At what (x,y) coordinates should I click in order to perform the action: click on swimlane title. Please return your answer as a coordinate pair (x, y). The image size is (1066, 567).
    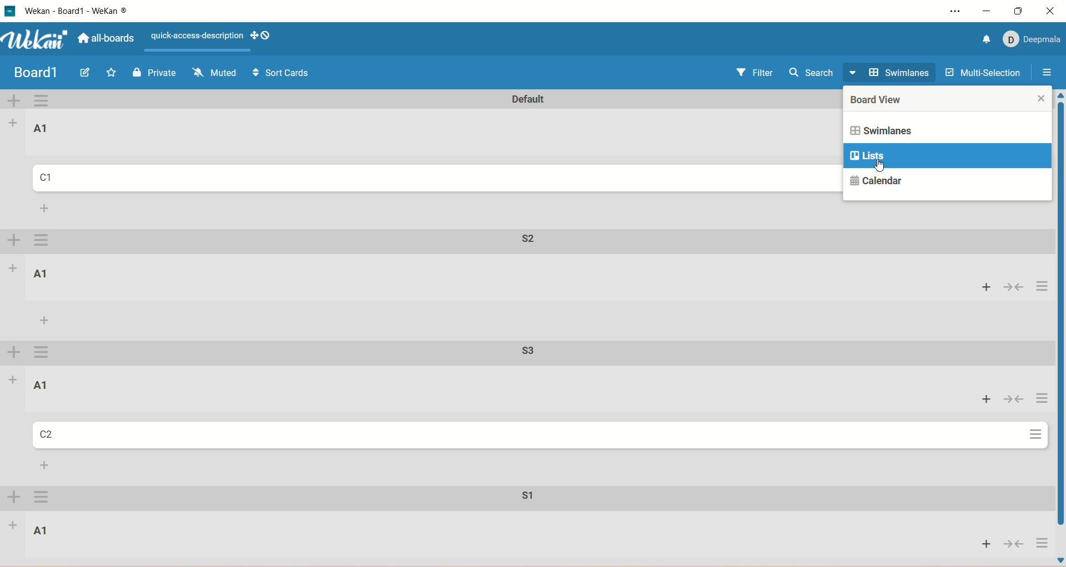
    Looking at the image, I should click on (520, 500).